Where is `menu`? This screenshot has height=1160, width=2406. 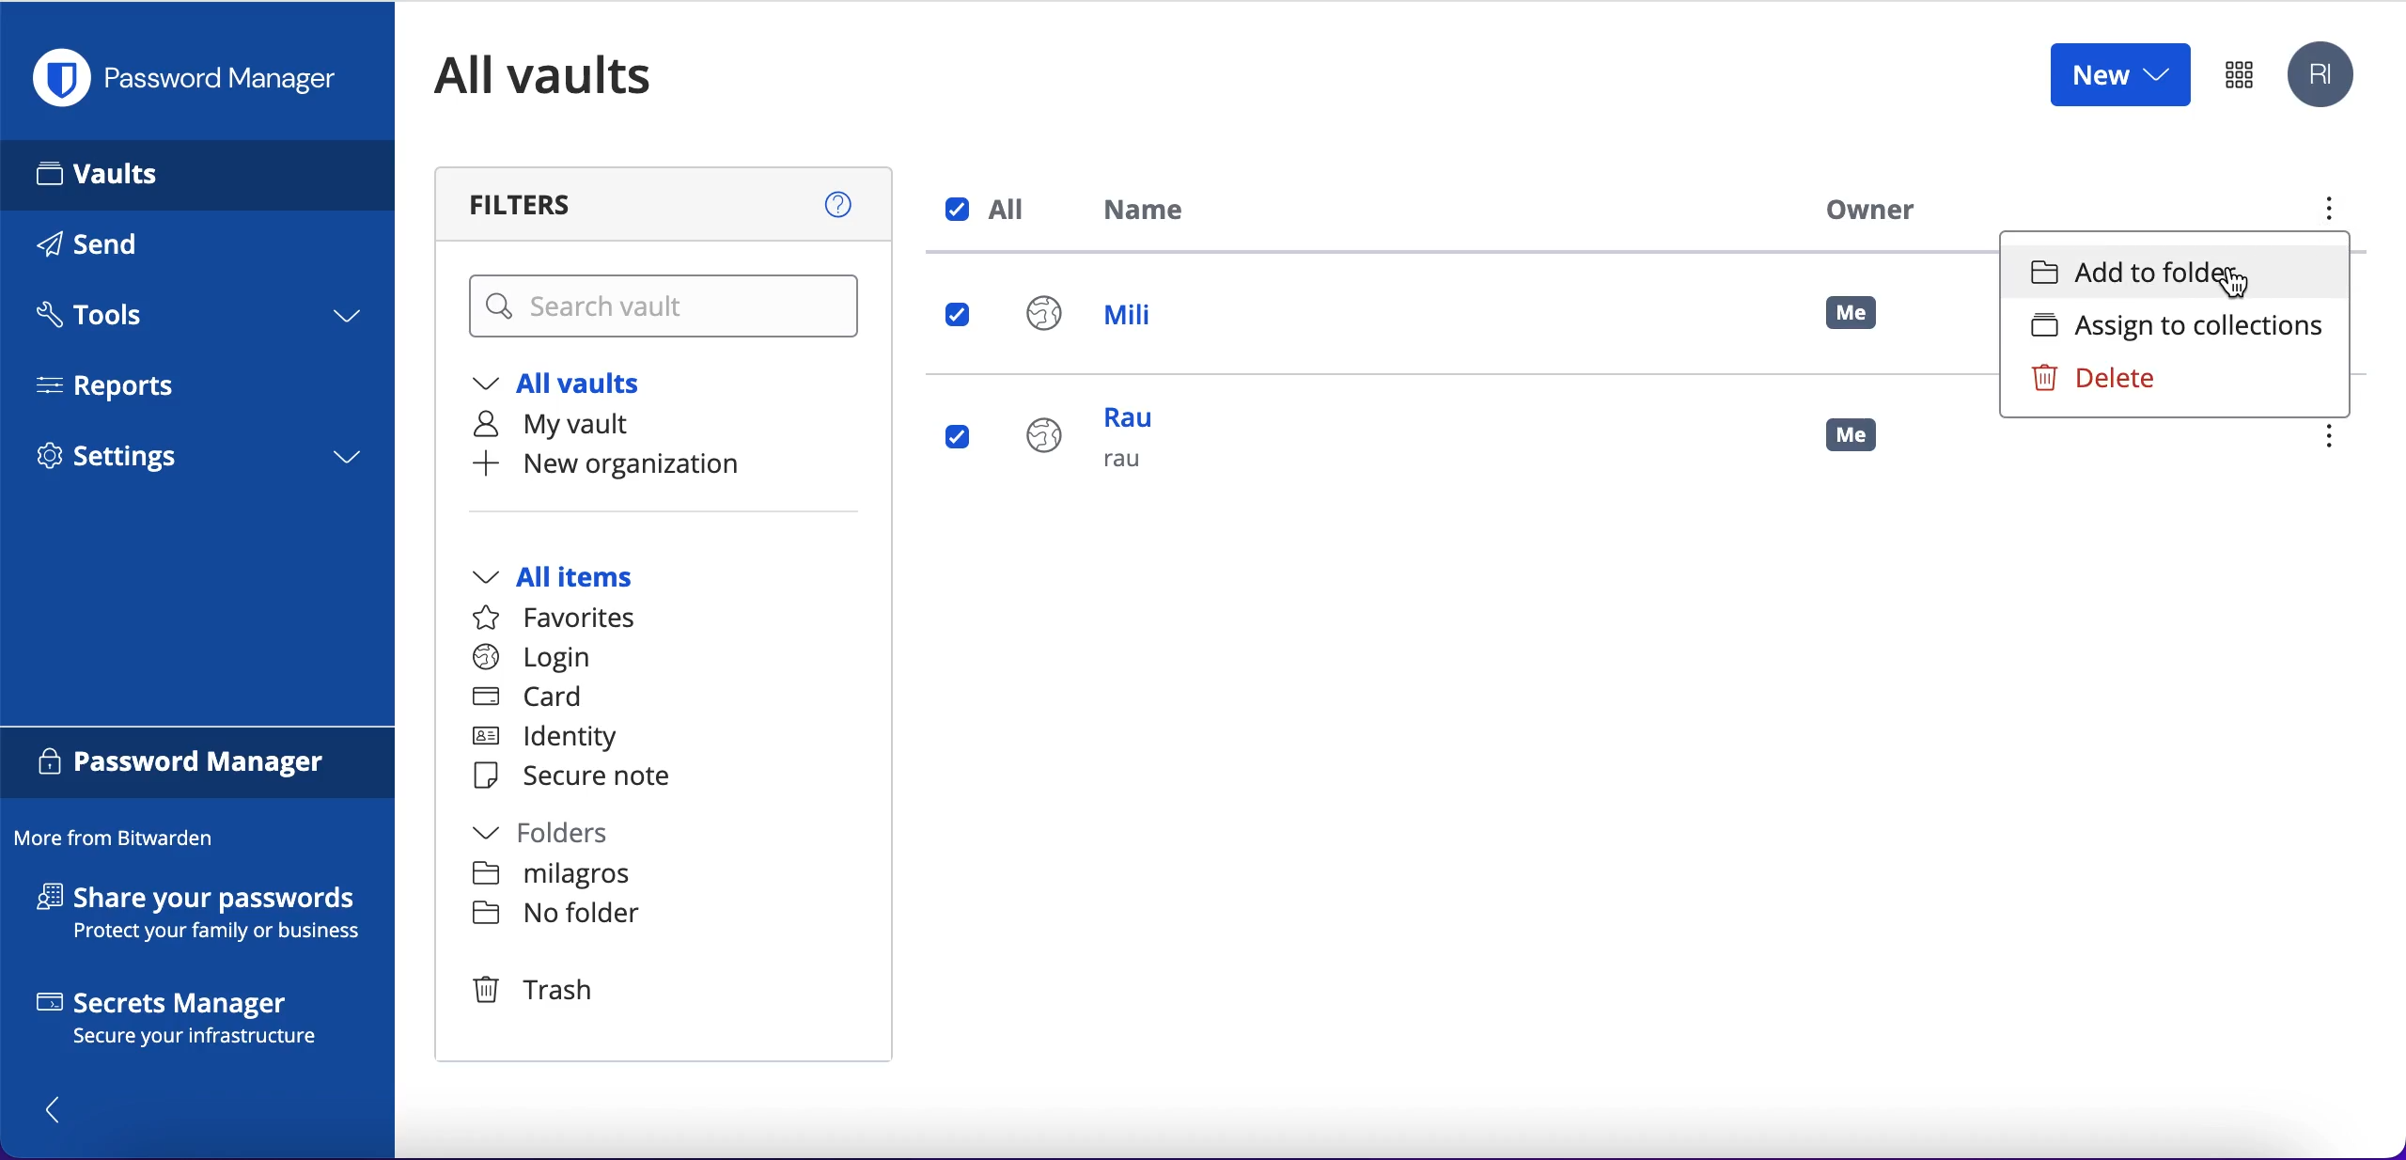
menu is located at coordinates (2326, 213).